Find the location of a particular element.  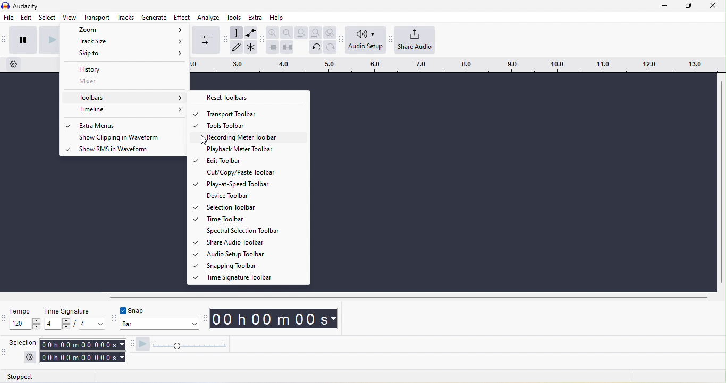

Track size is located at coordinates (125, 40).